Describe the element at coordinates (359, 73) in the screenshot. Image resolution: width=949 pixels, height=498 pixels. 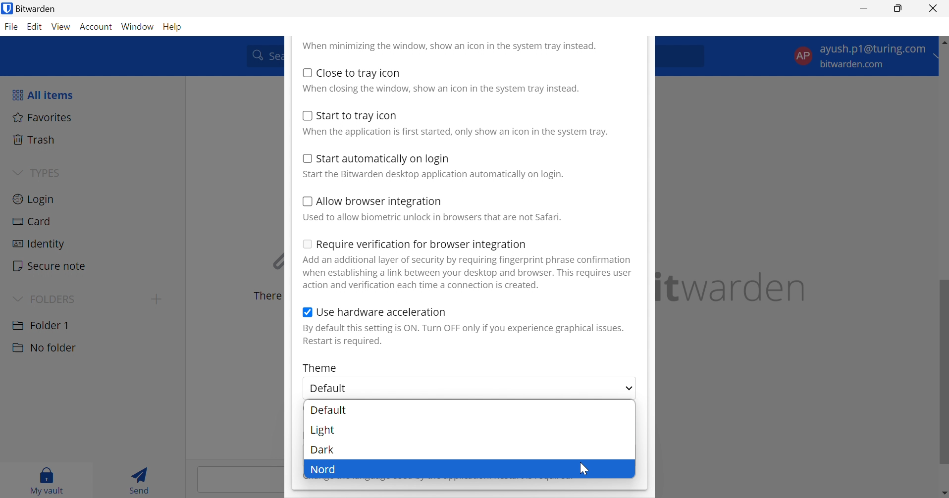
I see `Close to tray icon` at that location.